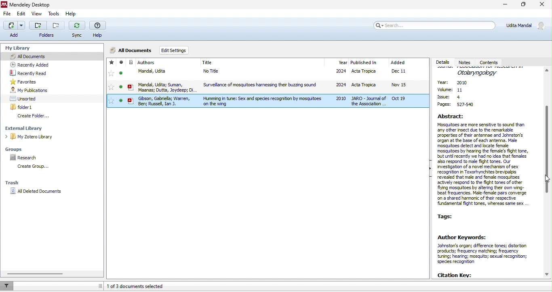 The image size is (552, 292). Describe the element at coordinates (13, 30) in the screenshot. I see `add` at that location.